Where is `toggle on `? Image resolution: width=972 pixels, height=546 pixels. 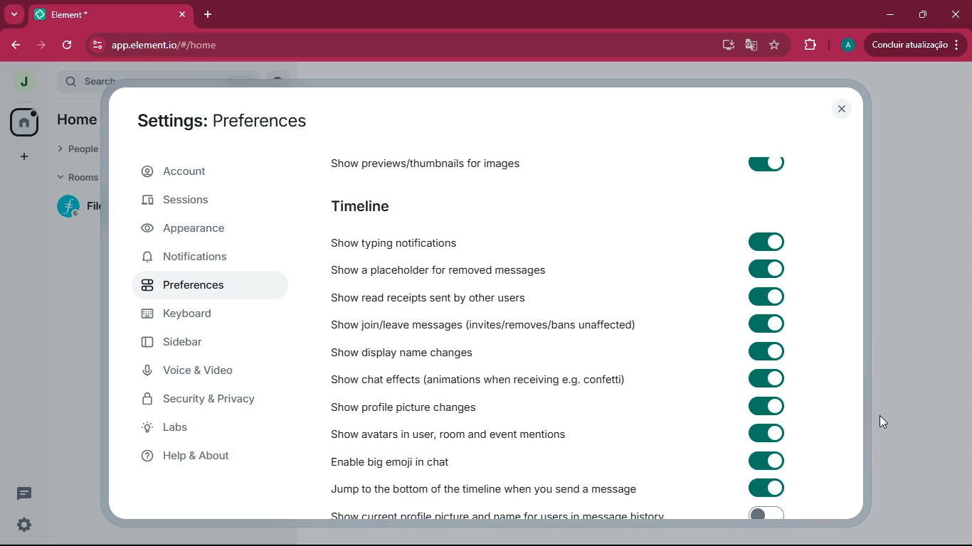 toggle on  is located at coordinates (764, 267).